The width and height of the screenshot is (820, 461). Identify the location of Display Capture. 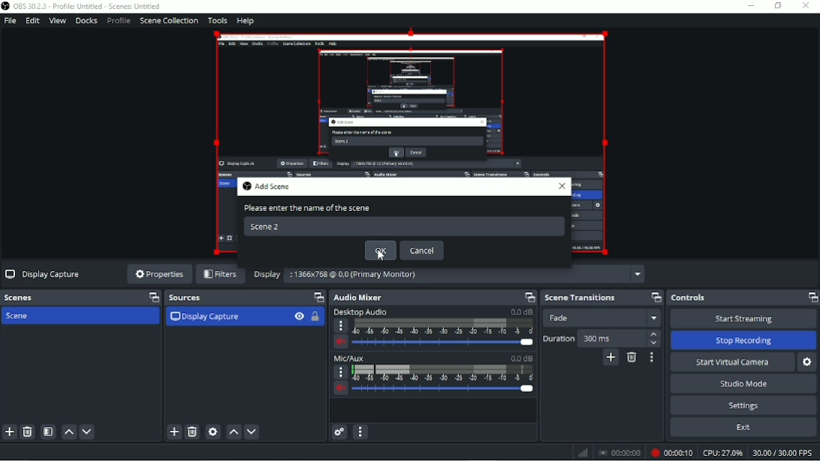
(44, 273).